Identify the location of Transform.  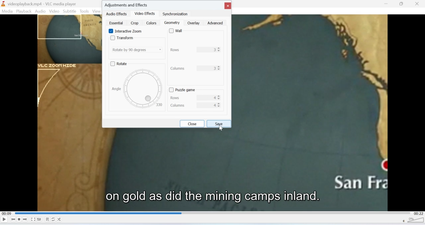
(122, 38).